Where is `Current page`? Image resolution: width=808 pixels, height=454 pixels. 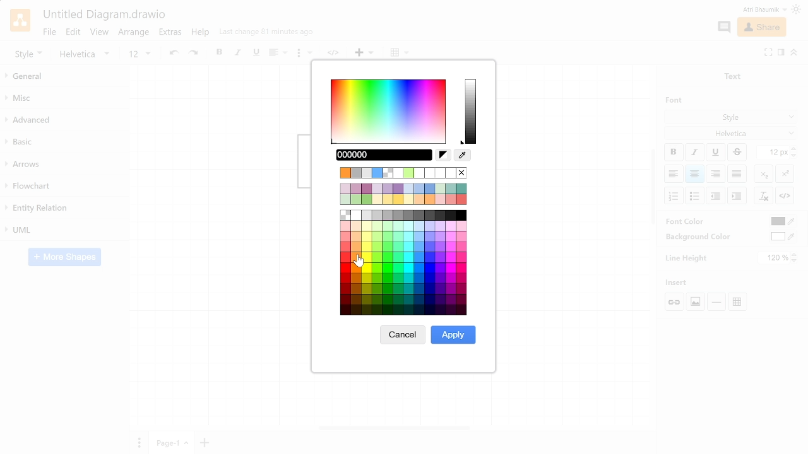 Current page is located at coordinates (172, 443).